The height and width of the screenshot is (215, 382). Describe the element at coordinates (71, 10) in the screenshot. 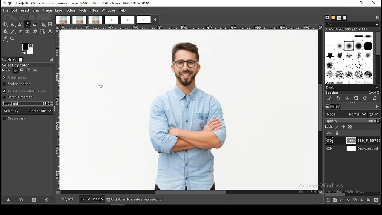

I see `colors` at that location.